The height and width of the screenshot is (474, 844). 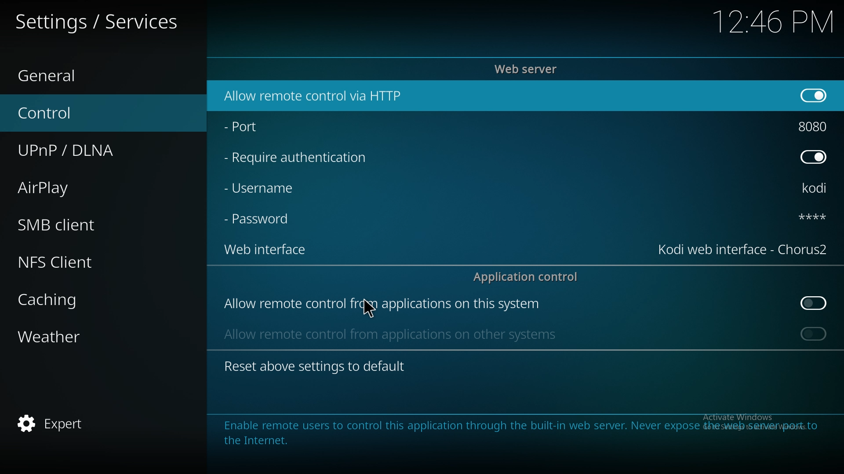 I want to click on allow remote control, so click(x=382, y=305).